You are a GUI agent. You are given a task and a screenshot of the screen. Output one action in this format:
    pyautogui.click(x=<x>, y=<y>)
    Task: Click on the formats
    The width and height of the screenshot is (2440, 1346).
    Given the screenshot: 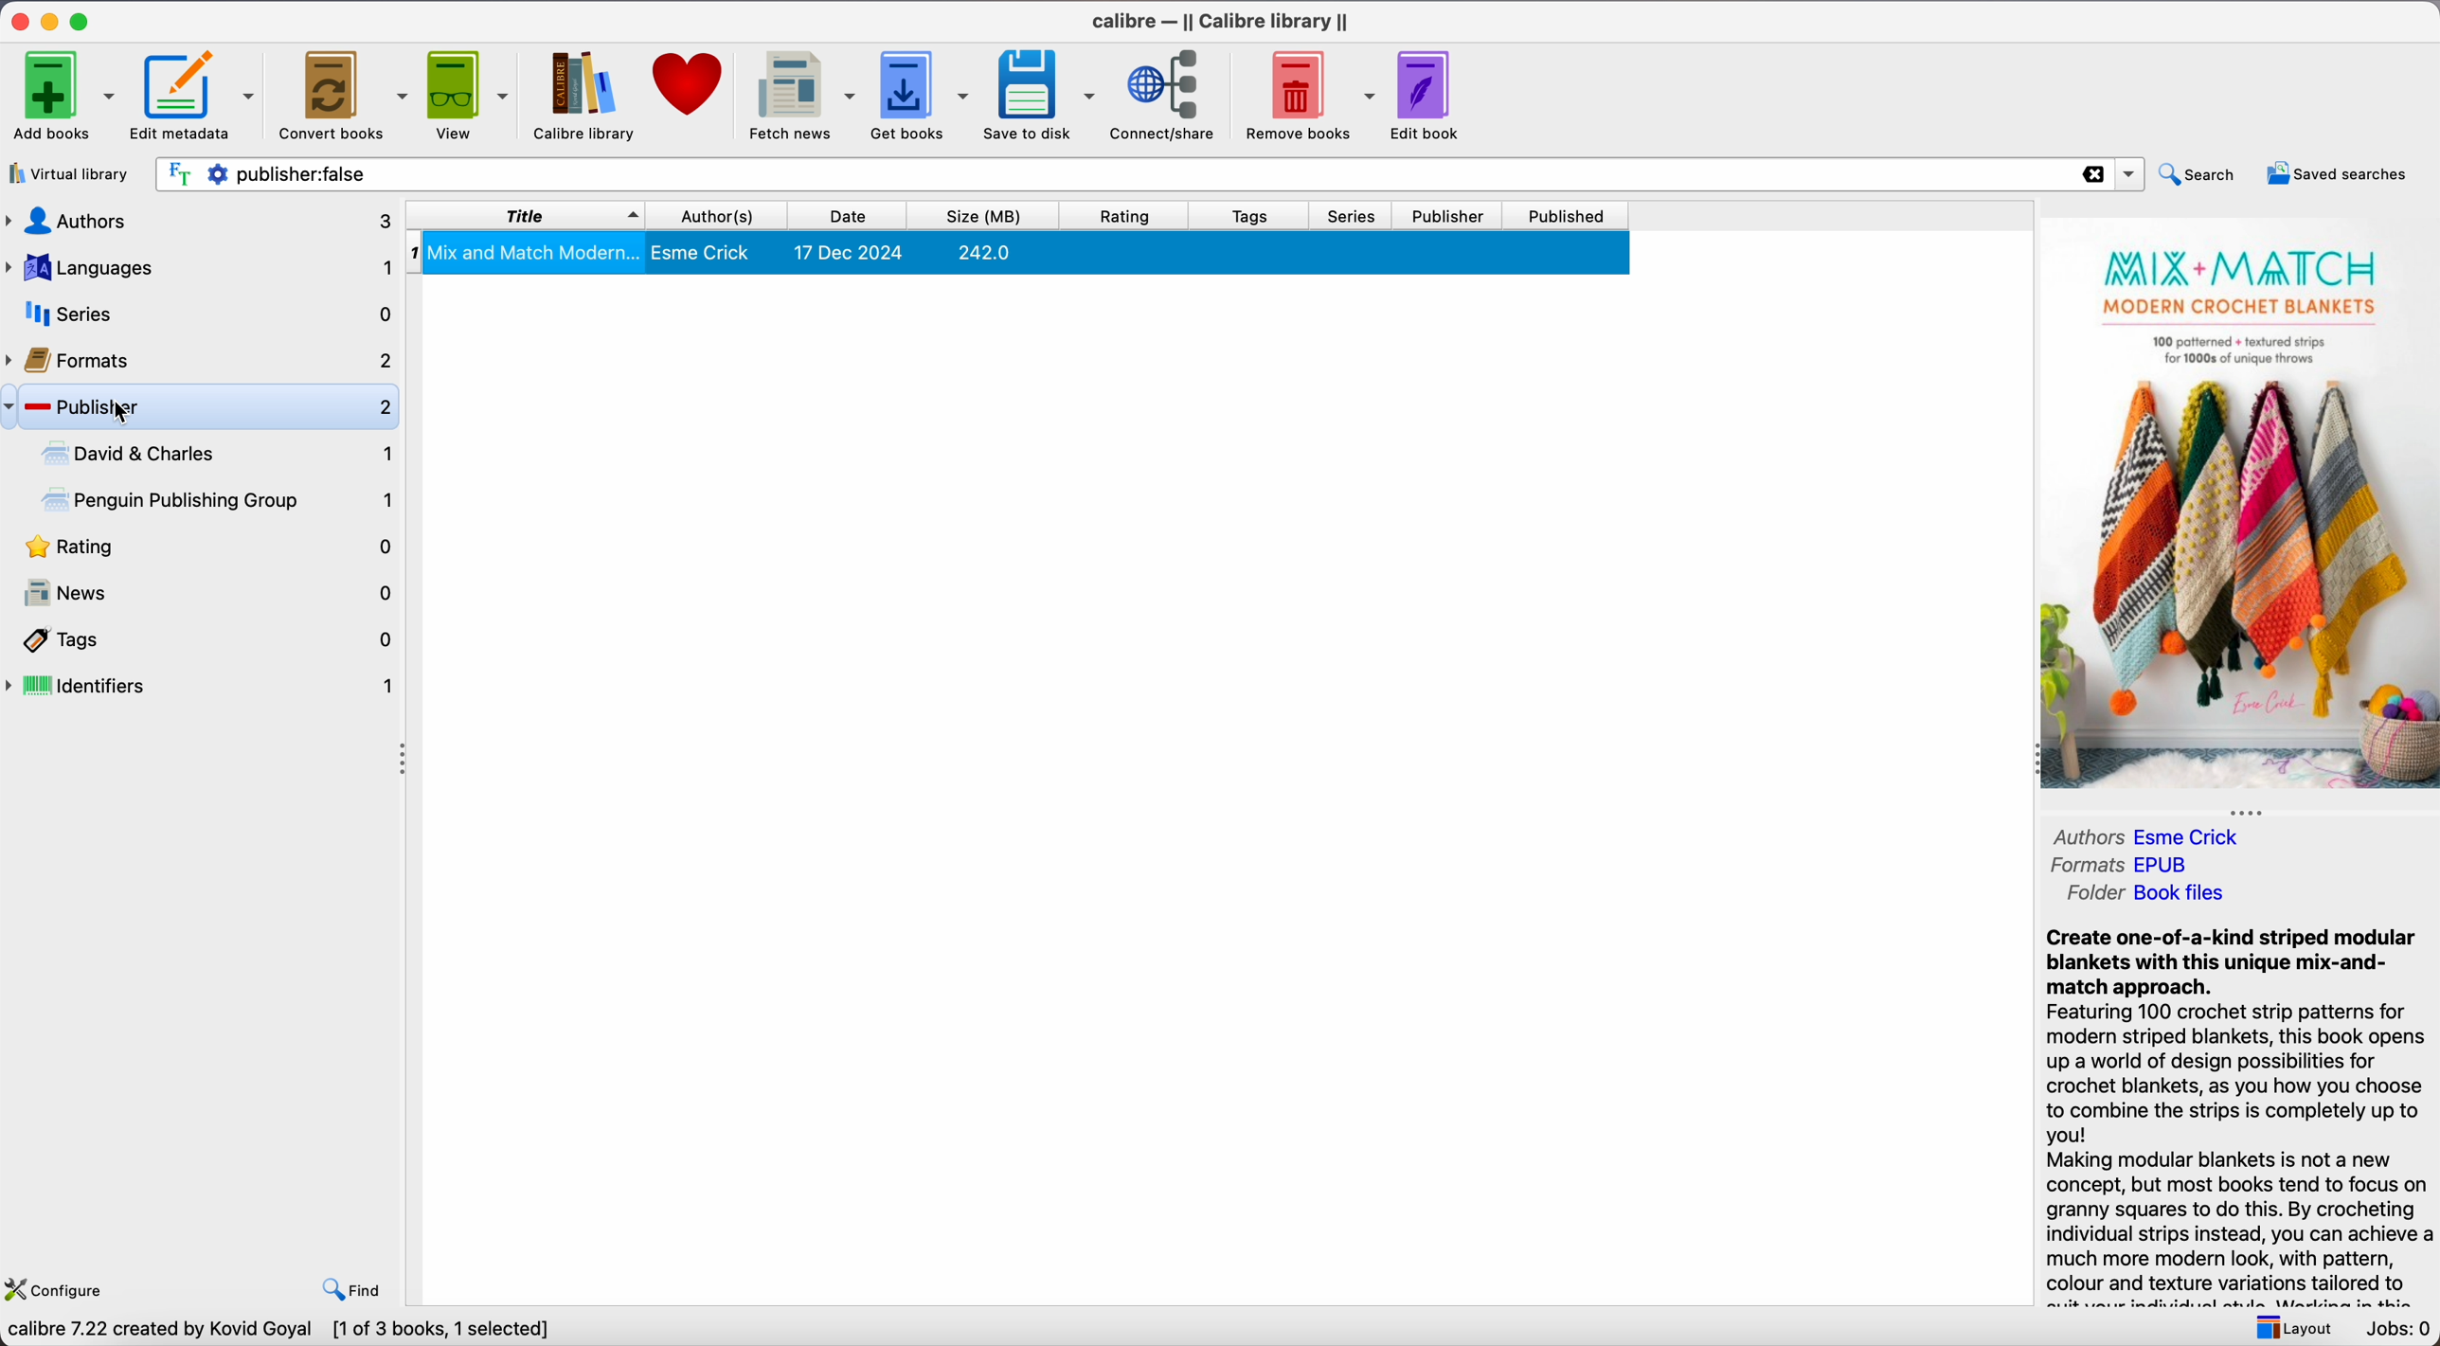 What is the action you would take?
    pyautogui.click(x=200, y=357)
    